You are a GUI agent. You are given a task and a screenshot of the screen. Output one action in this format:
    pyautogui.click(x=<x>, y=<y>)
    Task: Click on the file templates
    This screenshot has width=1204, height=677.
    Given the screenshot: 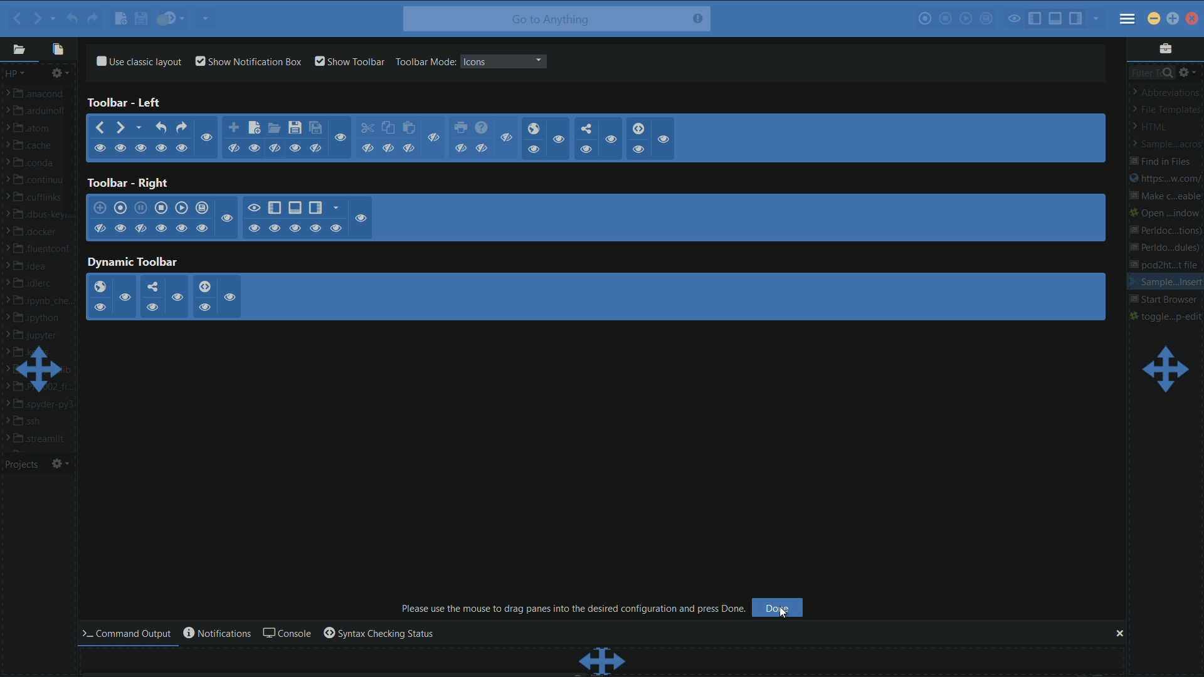 What is the action you would take?
    pyautogui.click(x=1166, y=110)
    